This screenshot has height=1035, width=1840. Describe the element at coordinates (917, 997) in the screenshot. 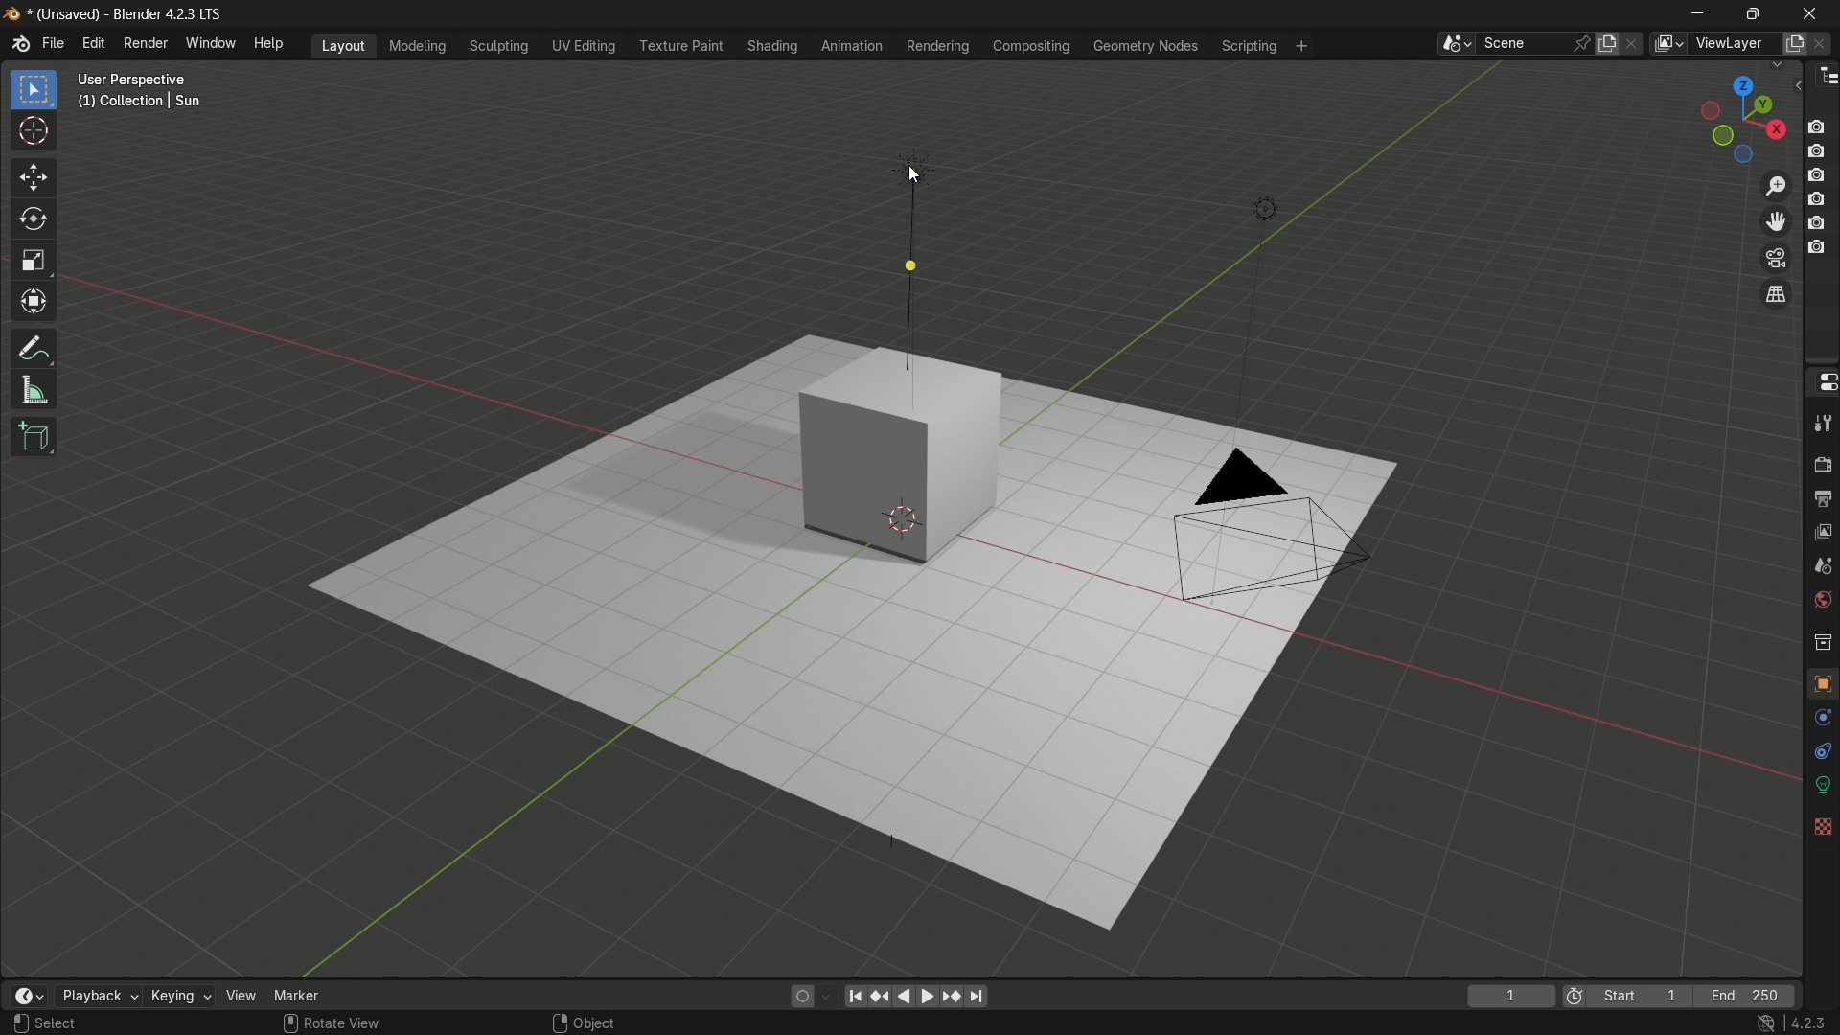

I see `play animation` at that location.